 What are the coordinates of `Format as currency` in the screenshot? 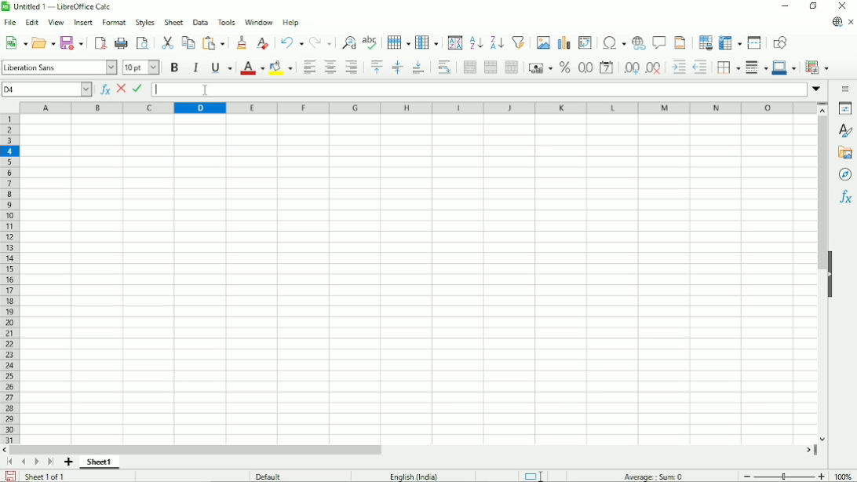 It's located at (541, 68).